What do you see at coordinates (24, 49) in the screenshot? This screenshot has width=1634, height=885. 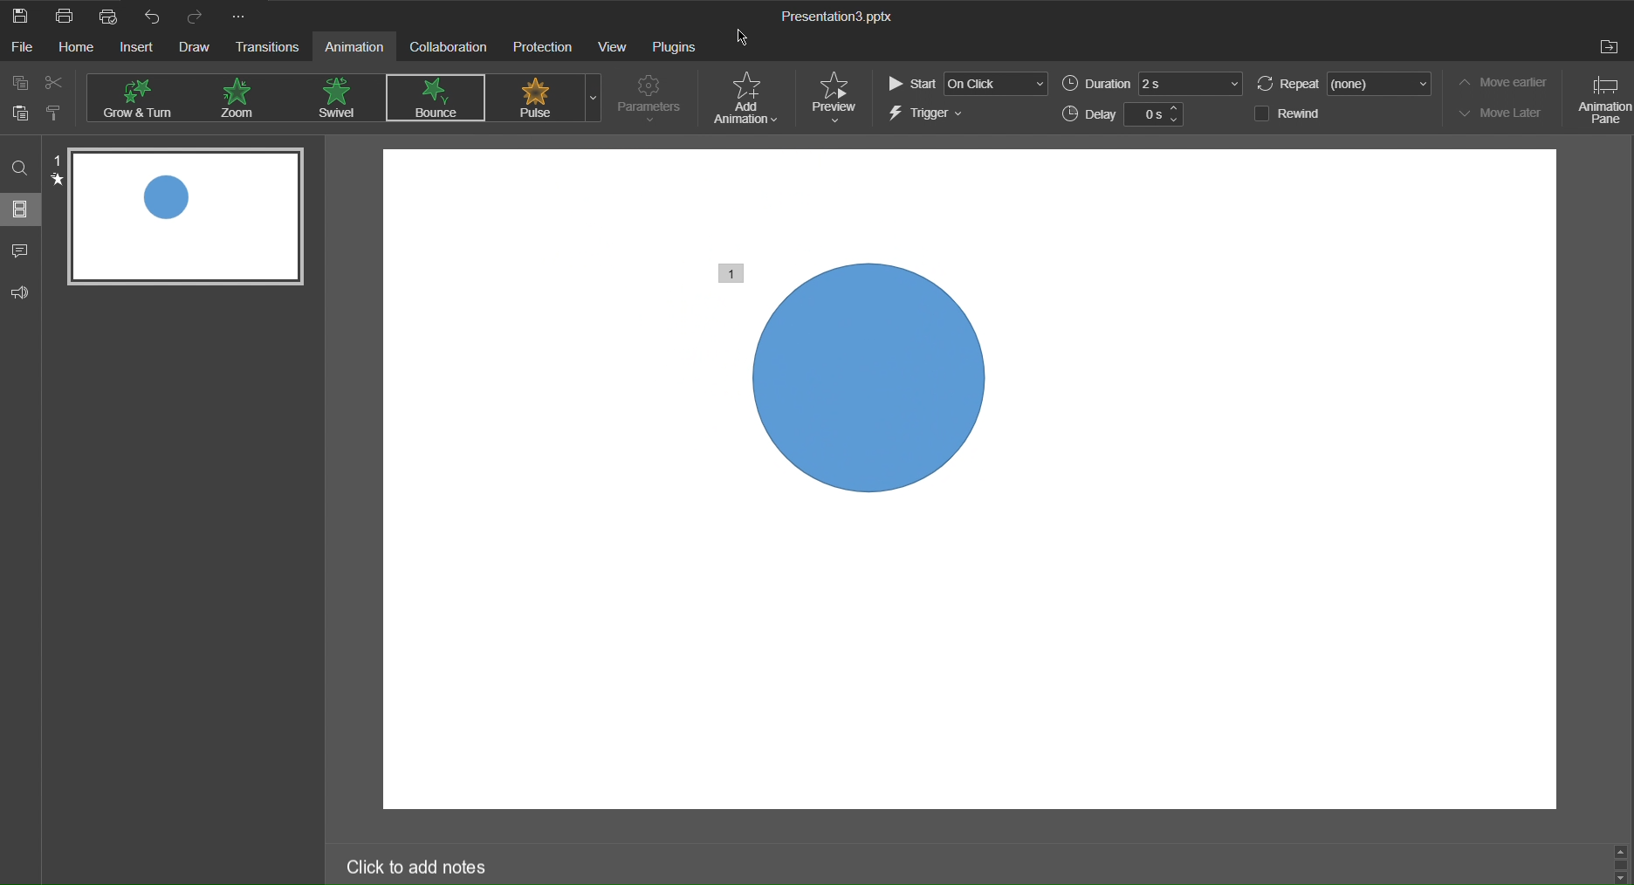 I see `File` at bounding box center [24, 49].